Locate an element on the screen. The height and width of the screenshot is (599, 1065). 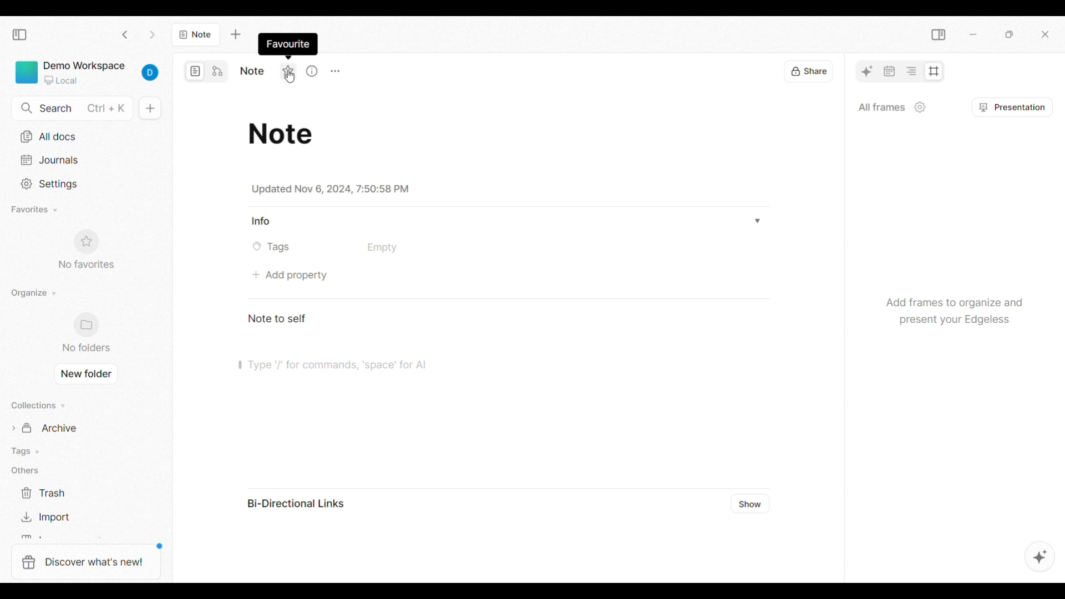
Tags folder is located at coordinates (71, 450).